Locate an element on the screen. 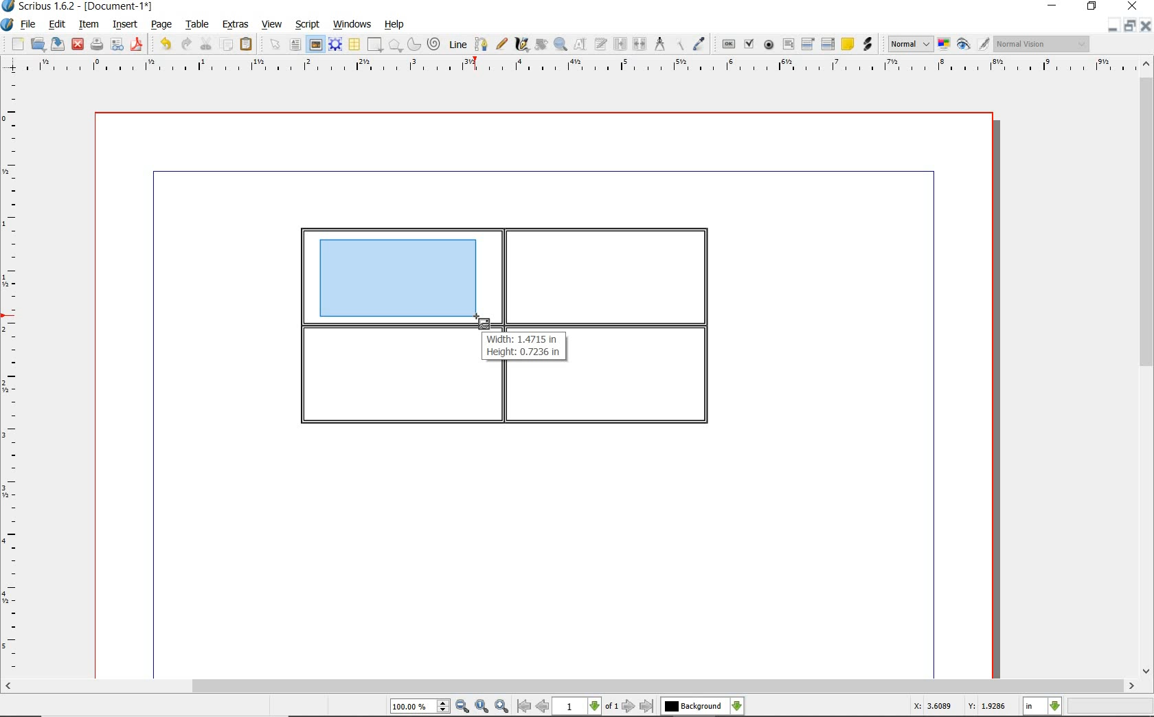 Image resolution: width=1154 pixels, height=717 pixels. undo is located at coordinates (165, 44).